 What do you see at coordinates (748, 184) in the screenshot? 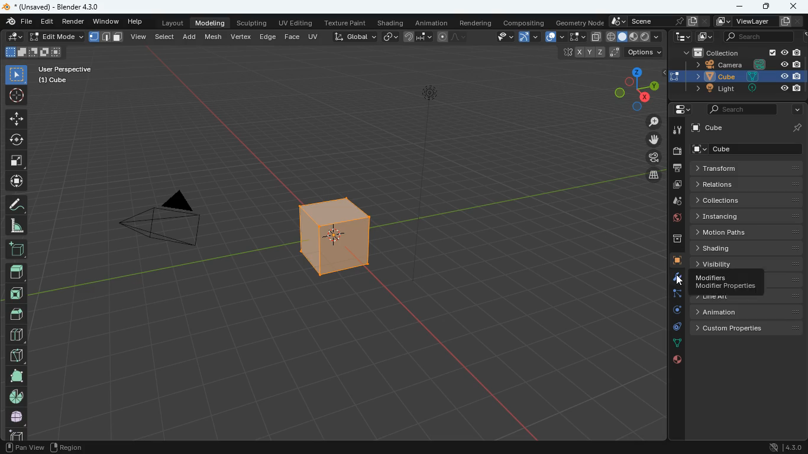
I see `relations` at bounding box center [748, 184].